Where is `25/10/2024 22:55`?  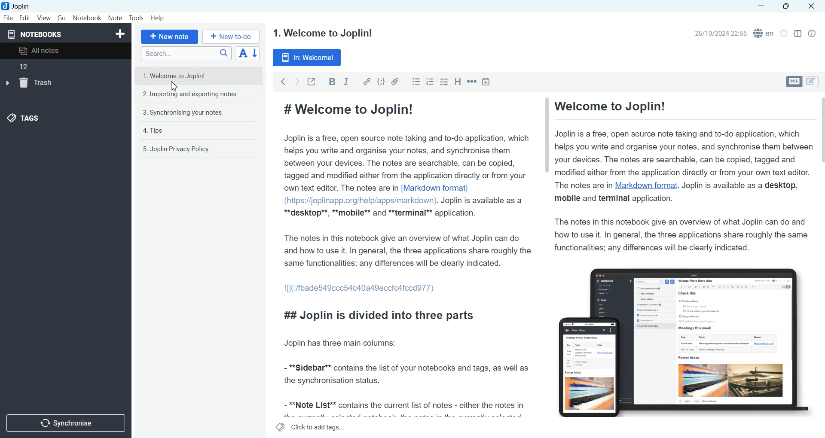 25/10/2024 22:55 is located at coordinates (718, 33).